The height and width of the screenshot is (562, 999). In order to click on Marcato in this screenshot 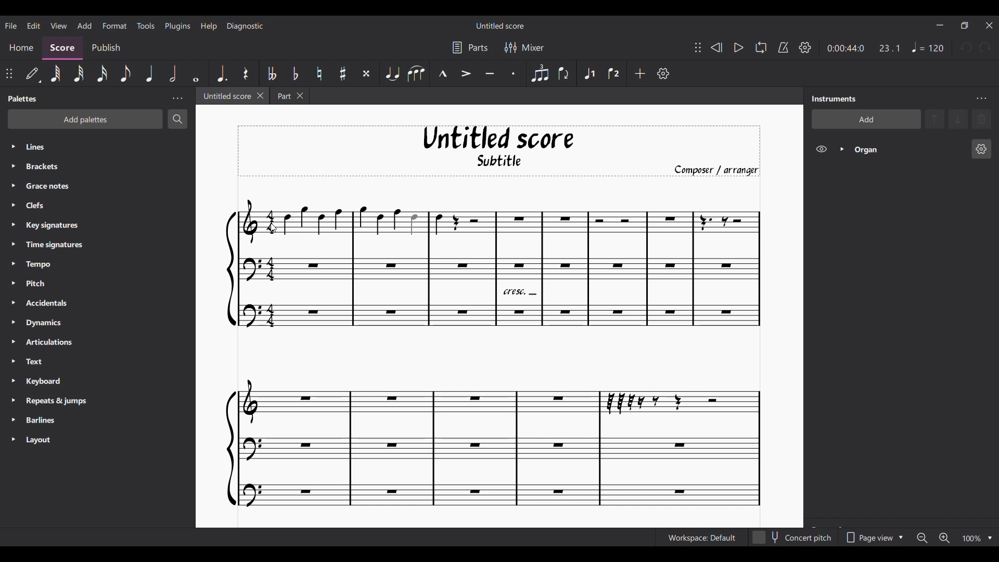, I will do `click(443, 73)`.